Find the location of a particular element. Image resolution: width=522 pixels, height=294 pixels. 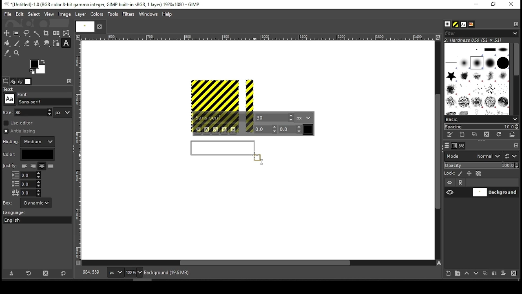

font is located at coordinates (224, 118).